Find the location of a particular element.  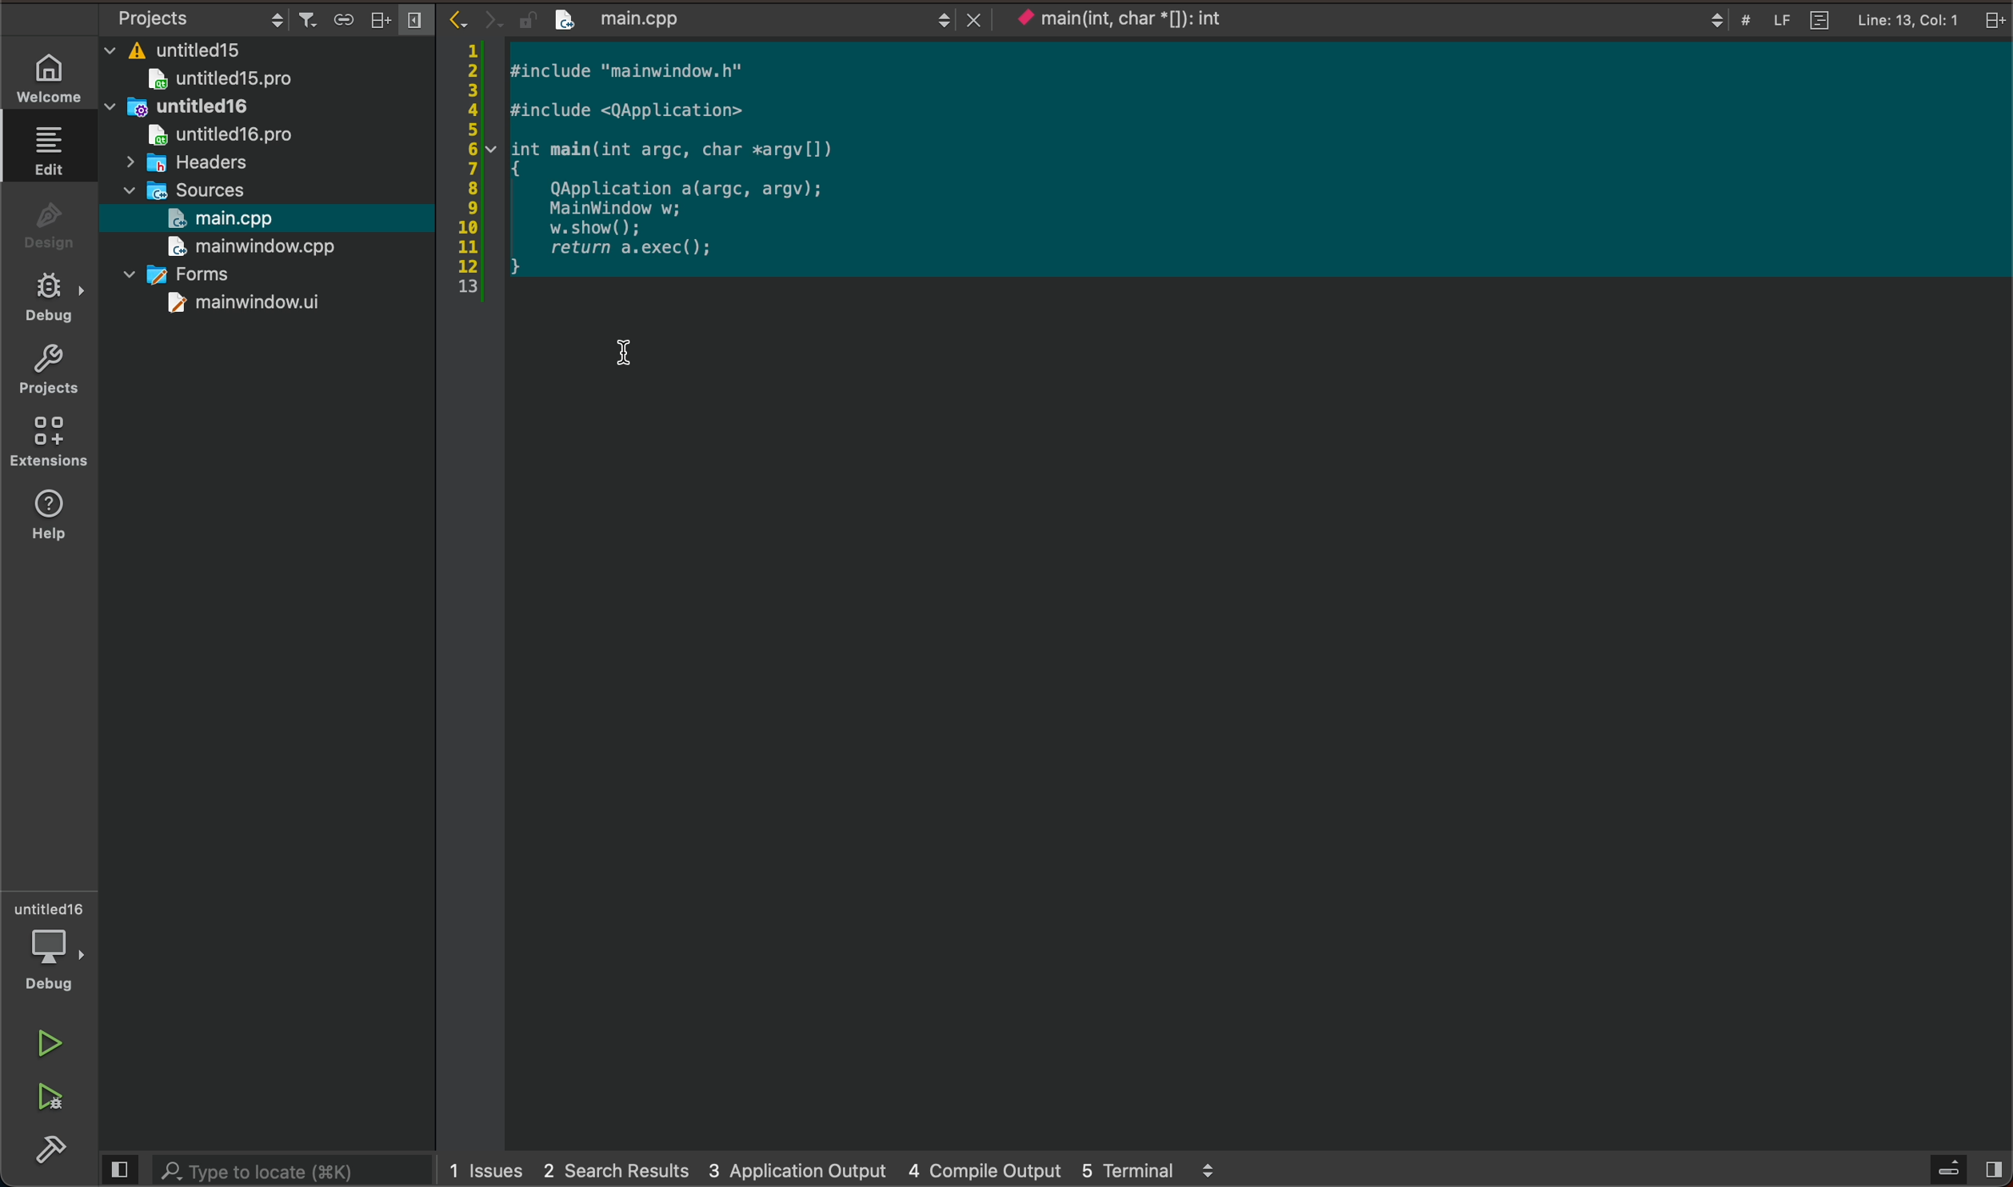

search is located at coordinates (262, 1170).